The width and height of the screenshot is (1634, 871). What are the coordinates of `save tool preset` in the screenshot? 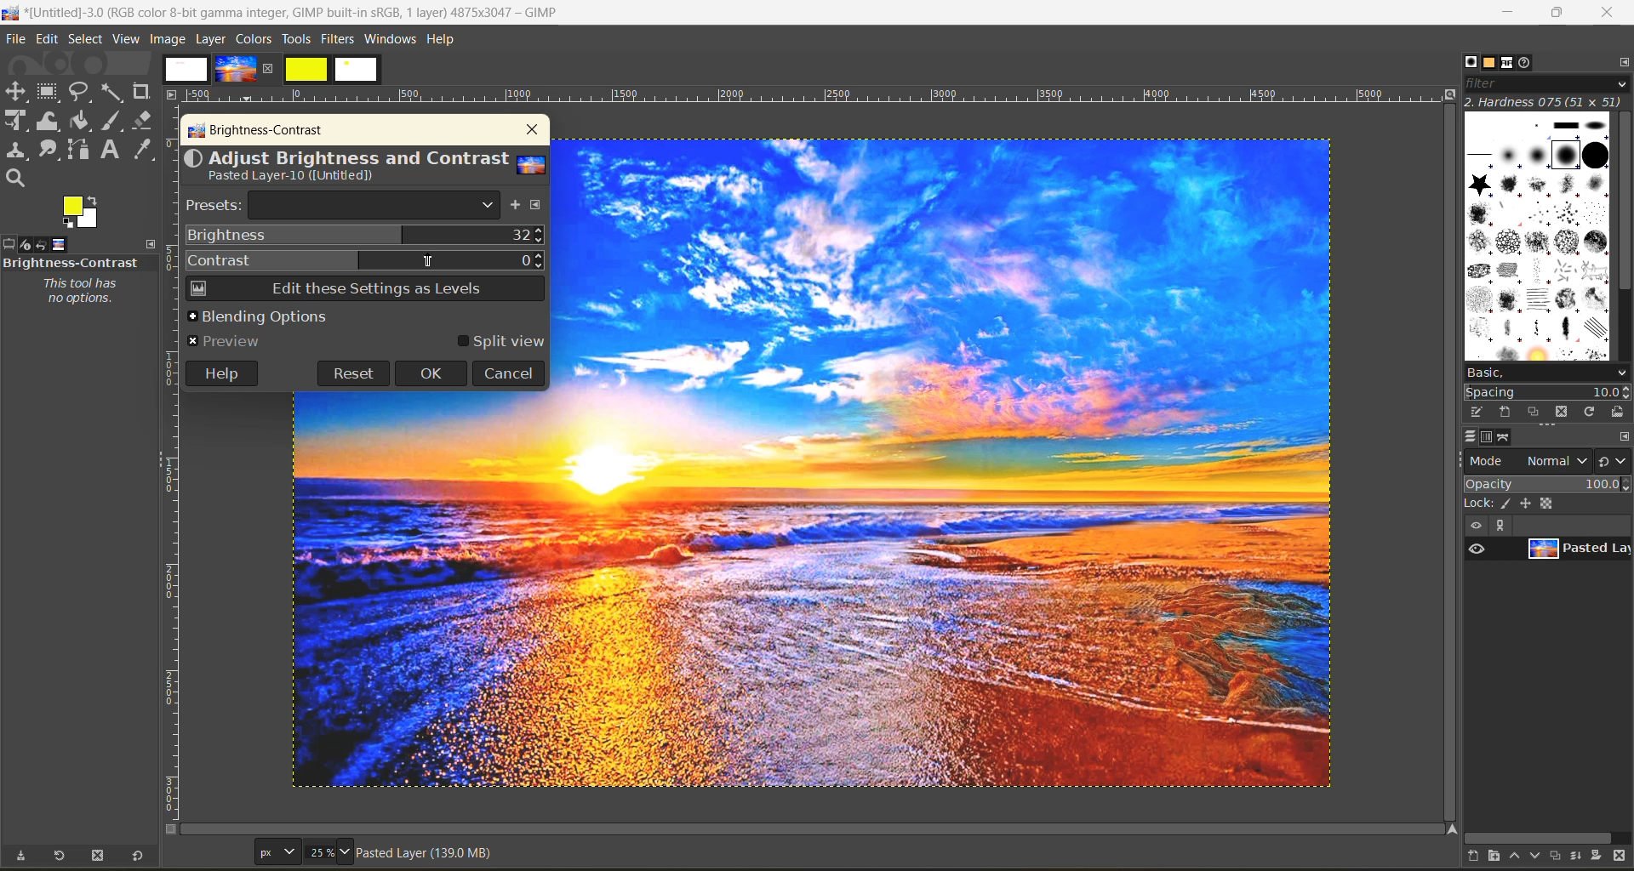 It's located at (20, 856).